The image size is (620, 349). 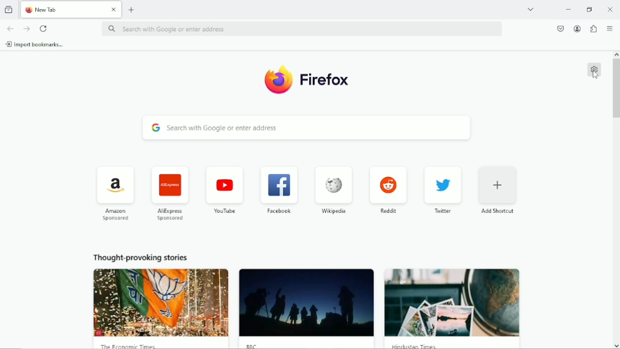 What do you see at coordinates (596, 76) in the screenshot?
I see `Cursor` at bounding box center [596, 76].